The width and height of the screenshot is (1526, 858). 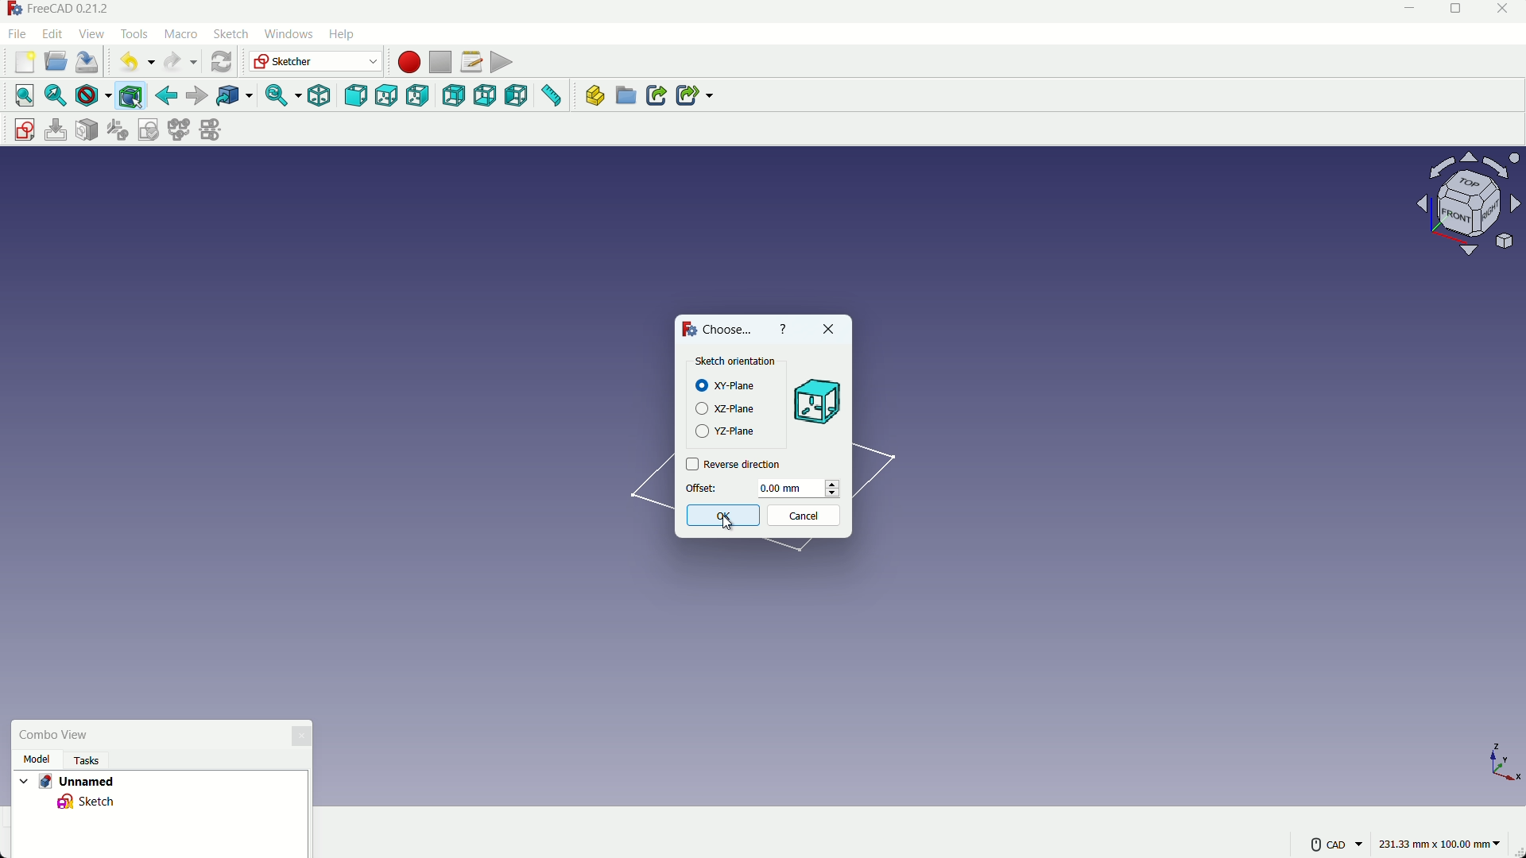 I want to click on create part, so click(x=595, y=95).